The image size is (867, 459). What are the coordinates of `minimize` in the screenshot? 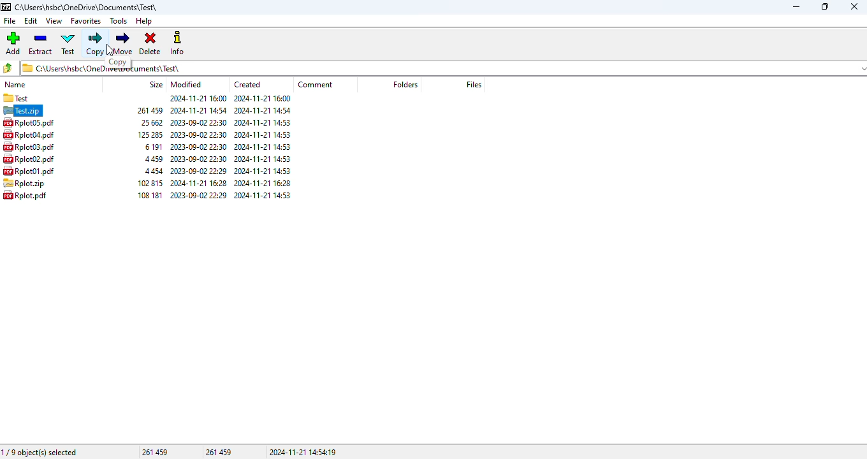 It's located at (795, 7).